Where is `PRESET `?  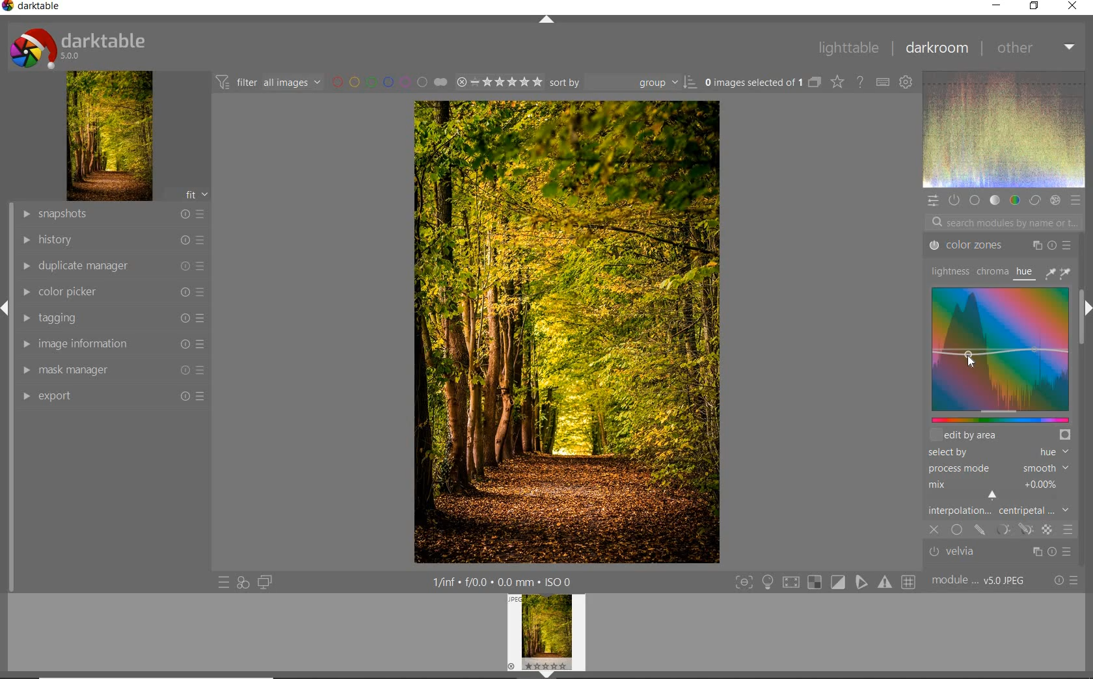 PRESET  is located at coordinates (1075, 200).